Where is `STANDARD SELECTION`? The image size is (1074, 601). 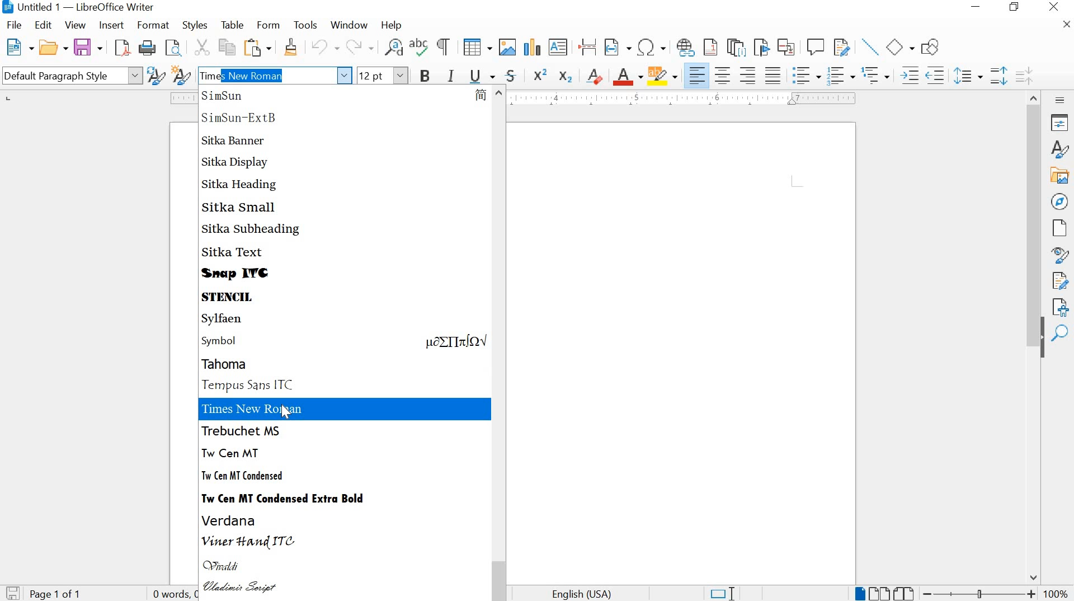
STANDARD SELECTION is located at coordinates (723, 593).